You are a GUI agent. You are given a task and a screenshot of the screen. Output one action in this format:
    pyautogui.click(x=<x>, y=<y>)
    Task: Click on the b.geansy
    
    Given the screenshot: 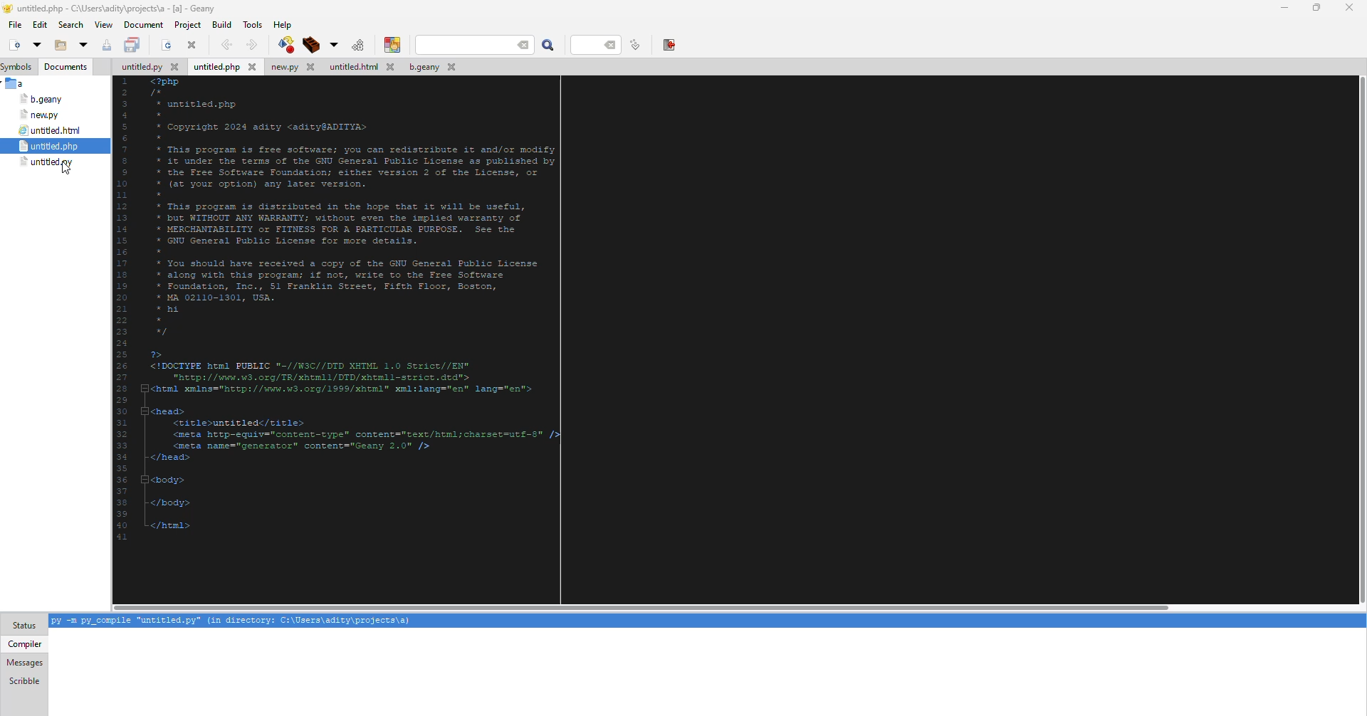 What is the action you would take?
    pyautogui.click(x=40, y=99)
    